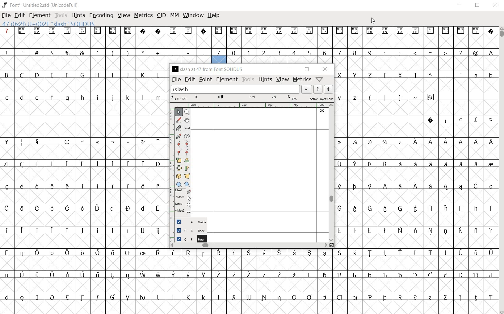  I want to click on active layer, so click(253, 98).